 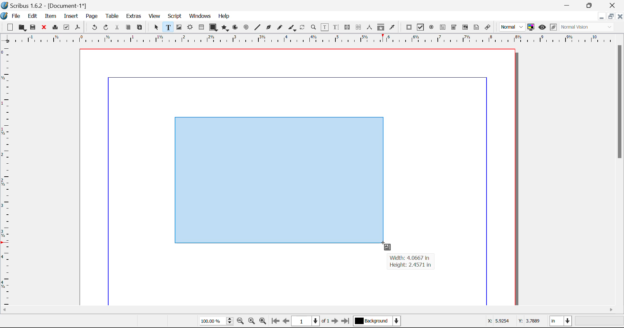 I want to click on Measurements, so click(x=370, y=27).